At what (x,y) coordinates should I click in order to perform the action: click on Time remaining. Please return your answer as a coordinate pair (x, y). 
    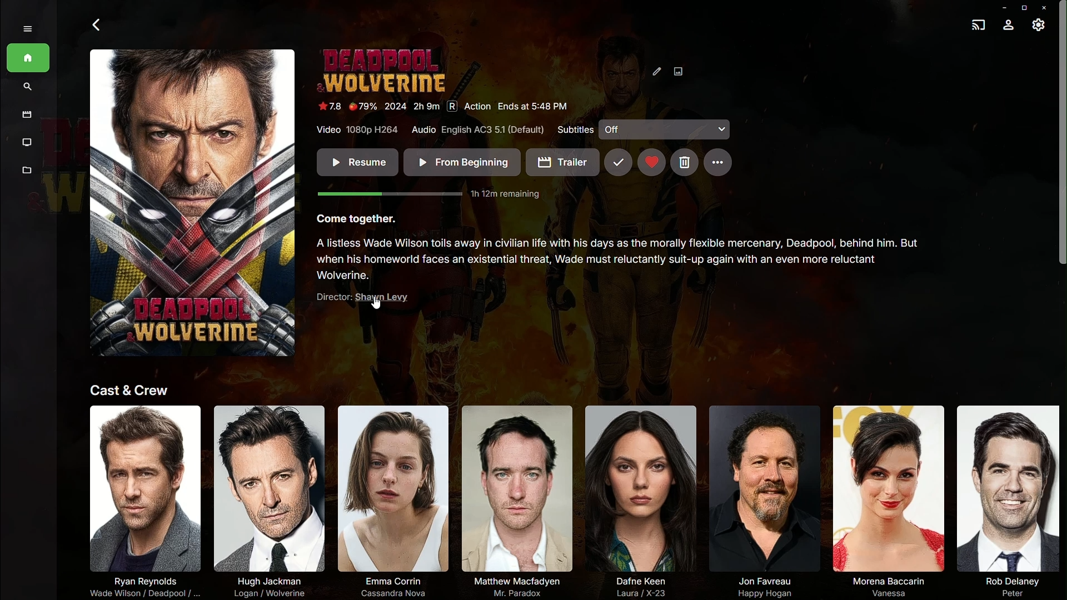
    Looking at the image, I should click on (433, 194).